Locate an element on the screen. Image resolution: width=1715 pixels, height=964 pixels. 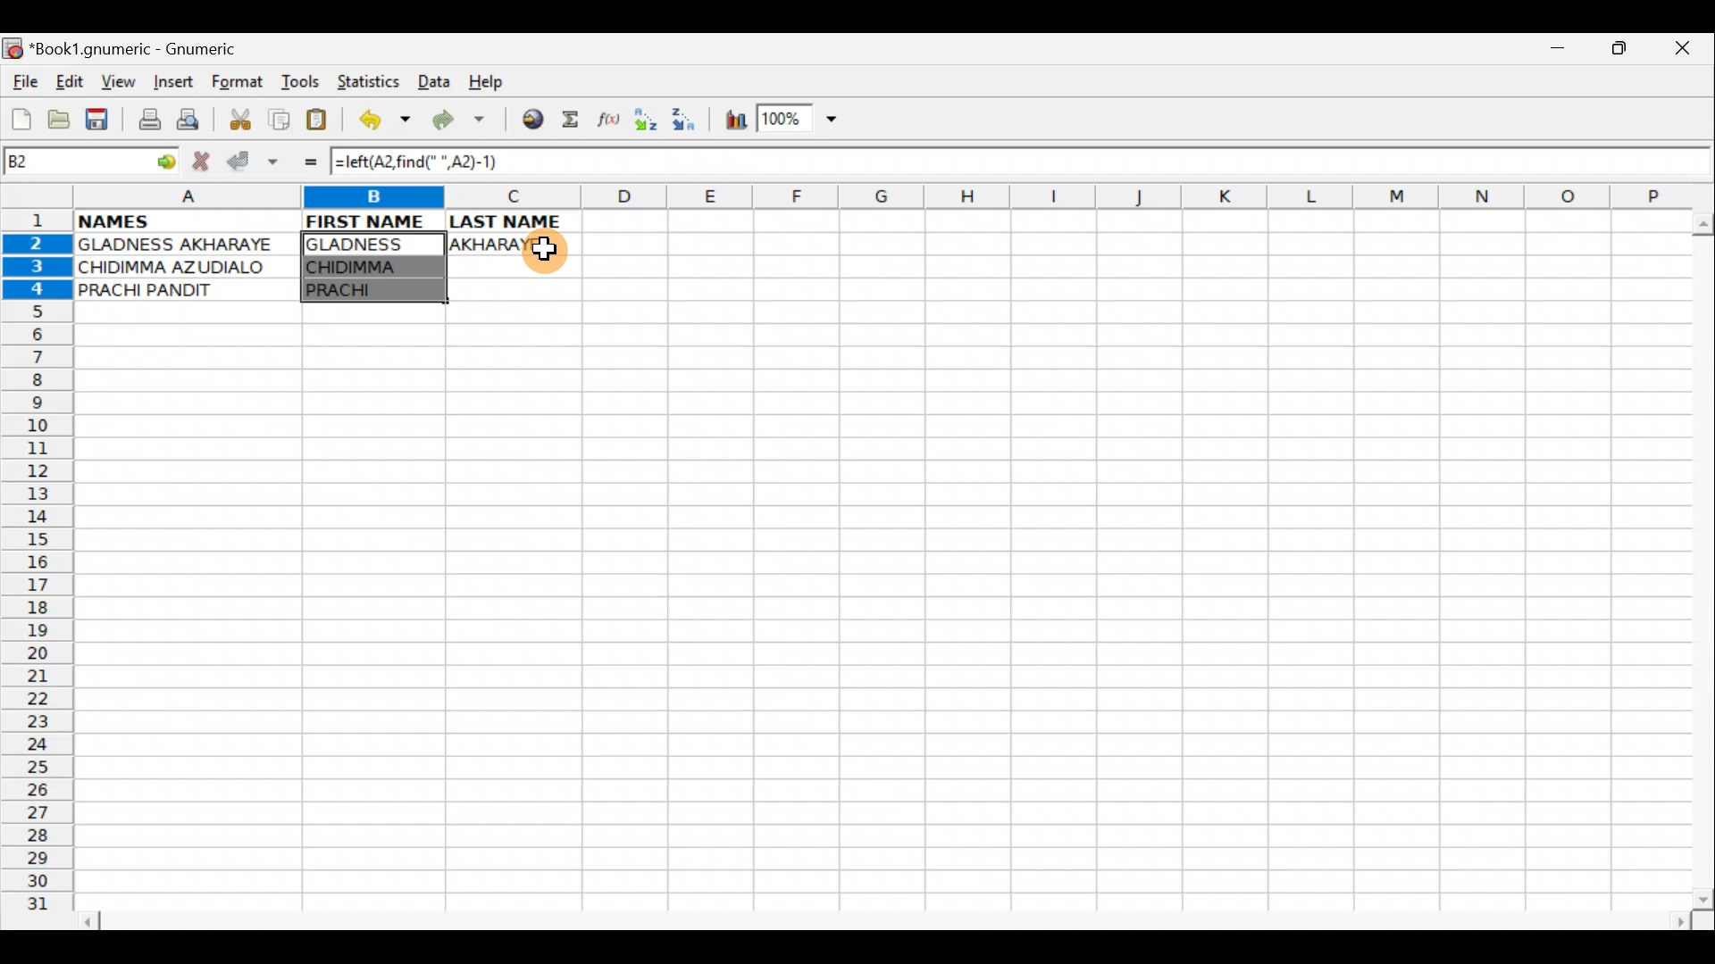
*Book1.gnumeric - Gnumeric is located at coordinates (149, 49).